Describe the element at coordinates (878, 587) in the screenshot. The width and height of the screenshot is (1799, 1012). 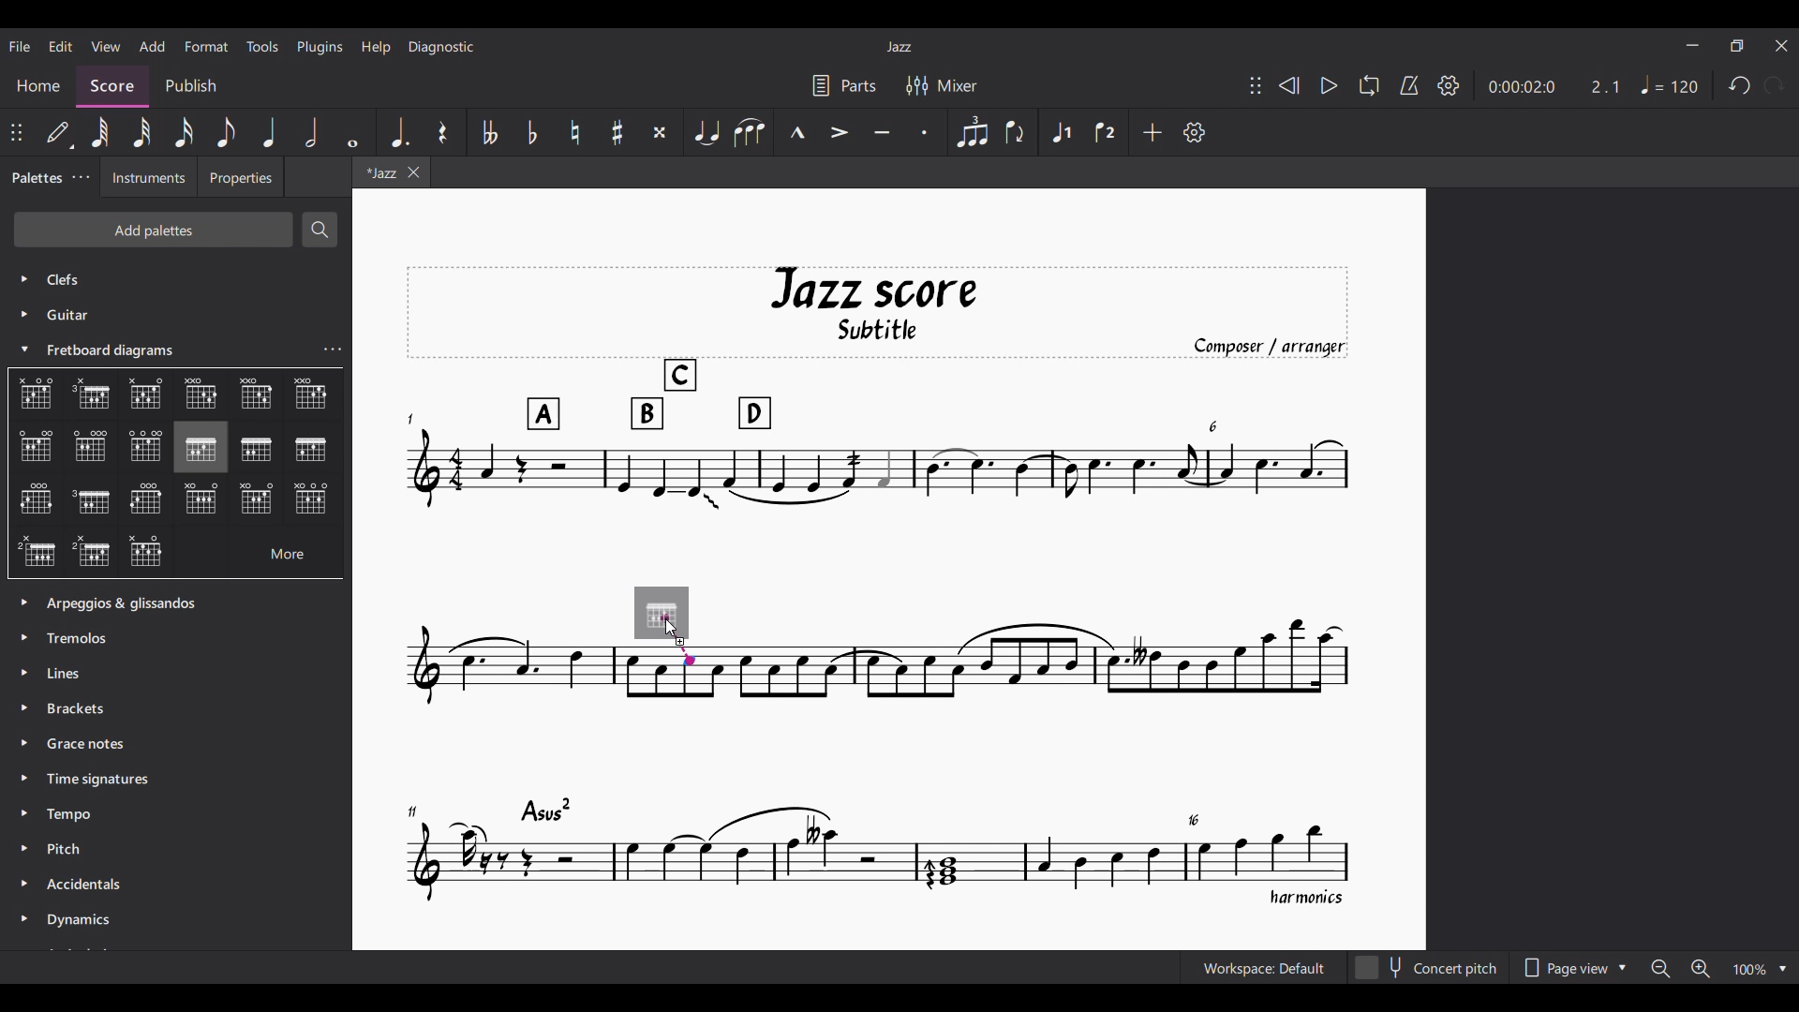
I see `Current score` at that location.